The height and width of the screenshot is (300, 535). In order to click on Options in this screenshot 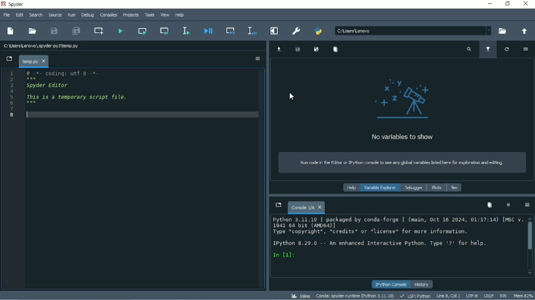, I will do `click(527, 205)`.